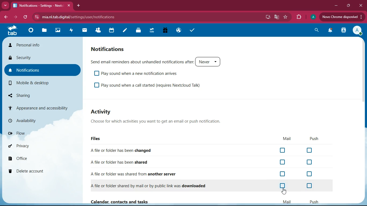  What do you see at coordinates (5, 5) in the screenshot?
I see `more` at bounding box center [5, 5].